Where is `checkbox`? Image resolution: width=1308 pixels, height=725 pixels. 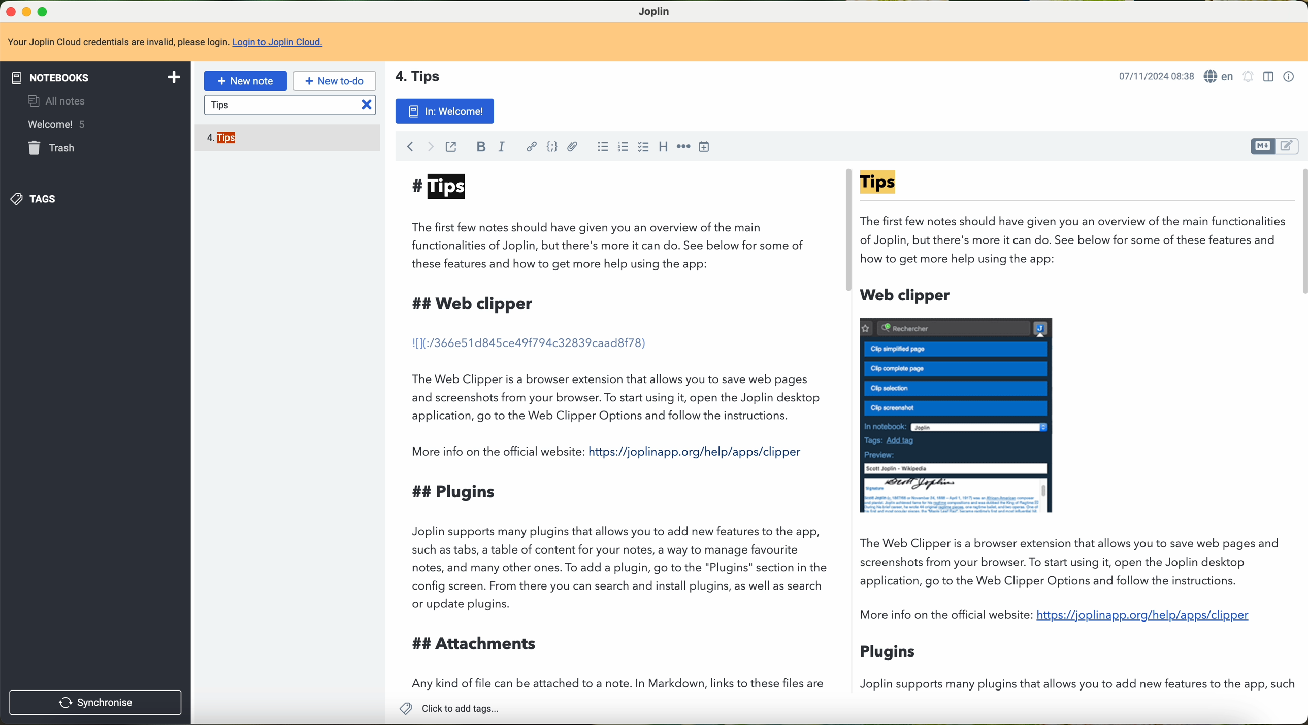
checkbox is located at coordinates (642, 148).